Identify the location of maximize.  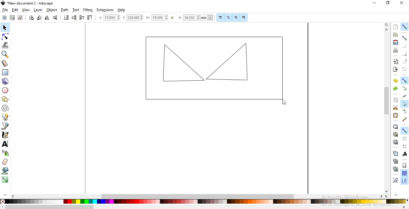
(387, 4).